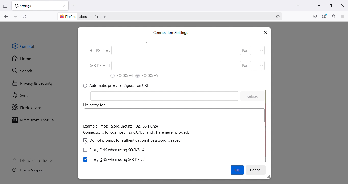 The width and height of the screenshot is (348, 184). Describe the element at coordinates (36, 5) in the screenshot. I see `Settings` at that location.